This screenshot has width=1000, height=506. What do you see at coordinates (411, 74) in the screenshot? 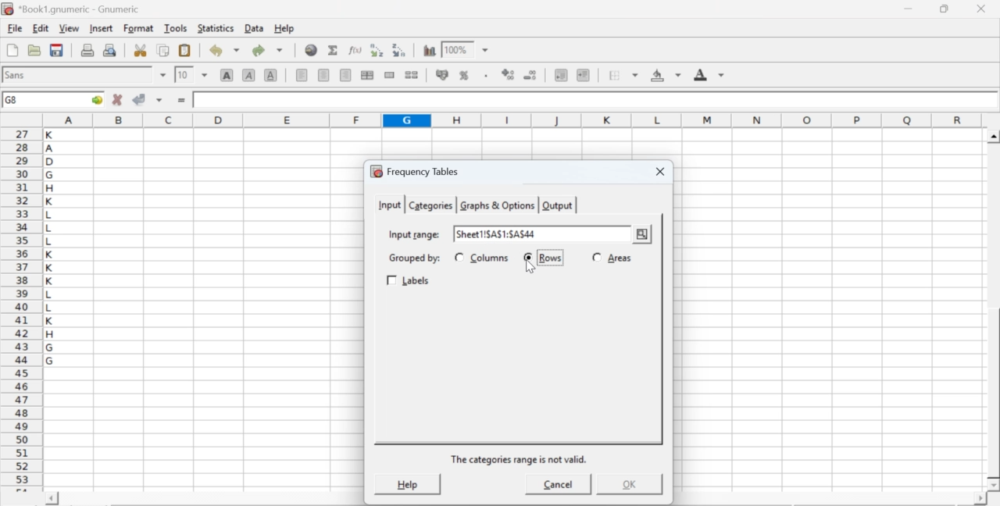
I see `split merged ranges of cells` at bounding box center [411, 74].